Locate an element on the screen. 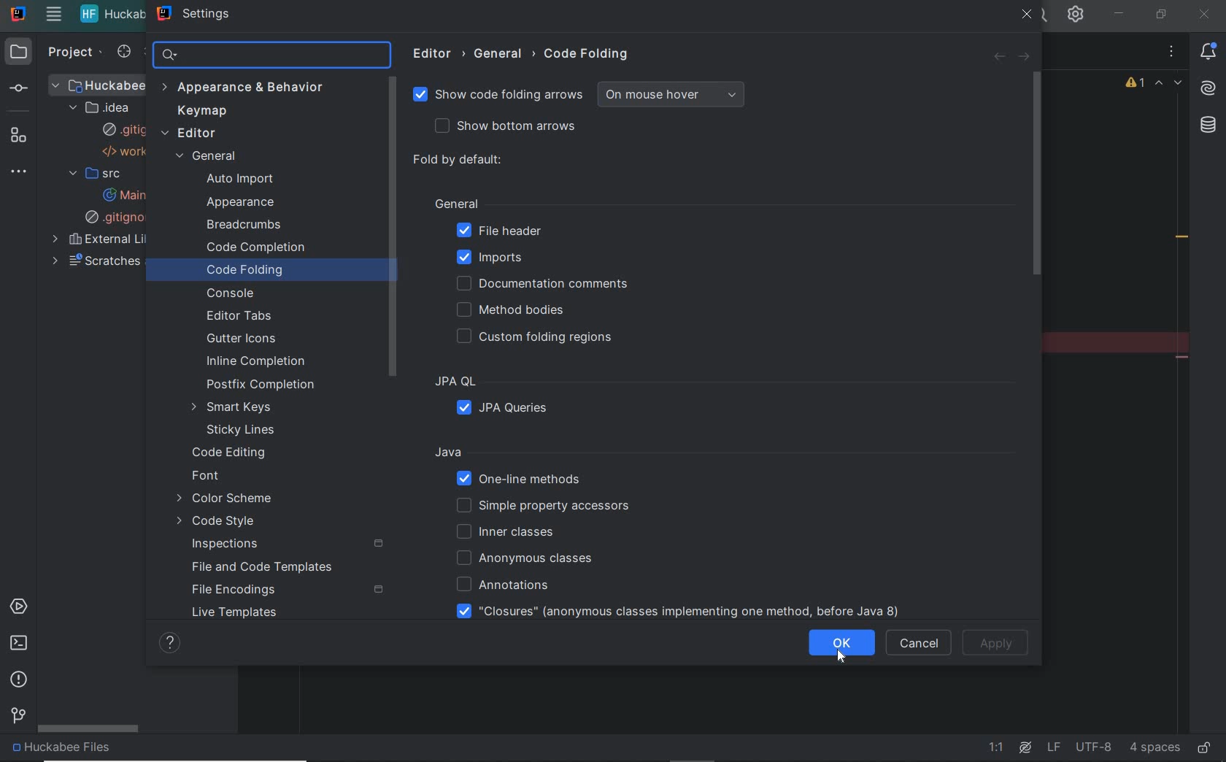 The width and height of the screenshot is (1226, 762). code completion is located at coordinates (253, 247).